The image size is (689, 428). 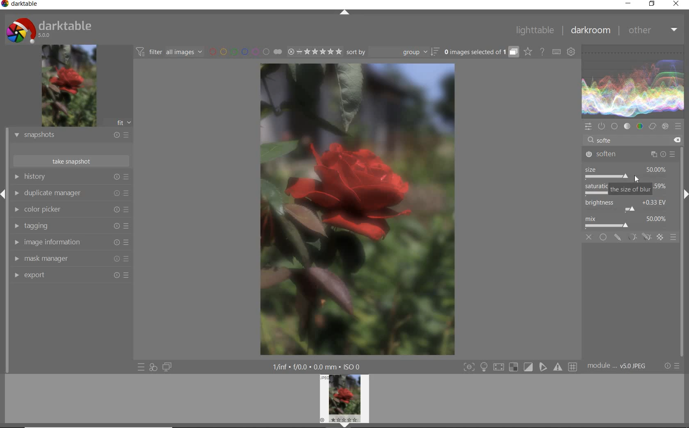 What do you see at coordinates (556, 52) in the screenshot?
I see `set keyboard shortcuts` at bounding box center [556, 52].